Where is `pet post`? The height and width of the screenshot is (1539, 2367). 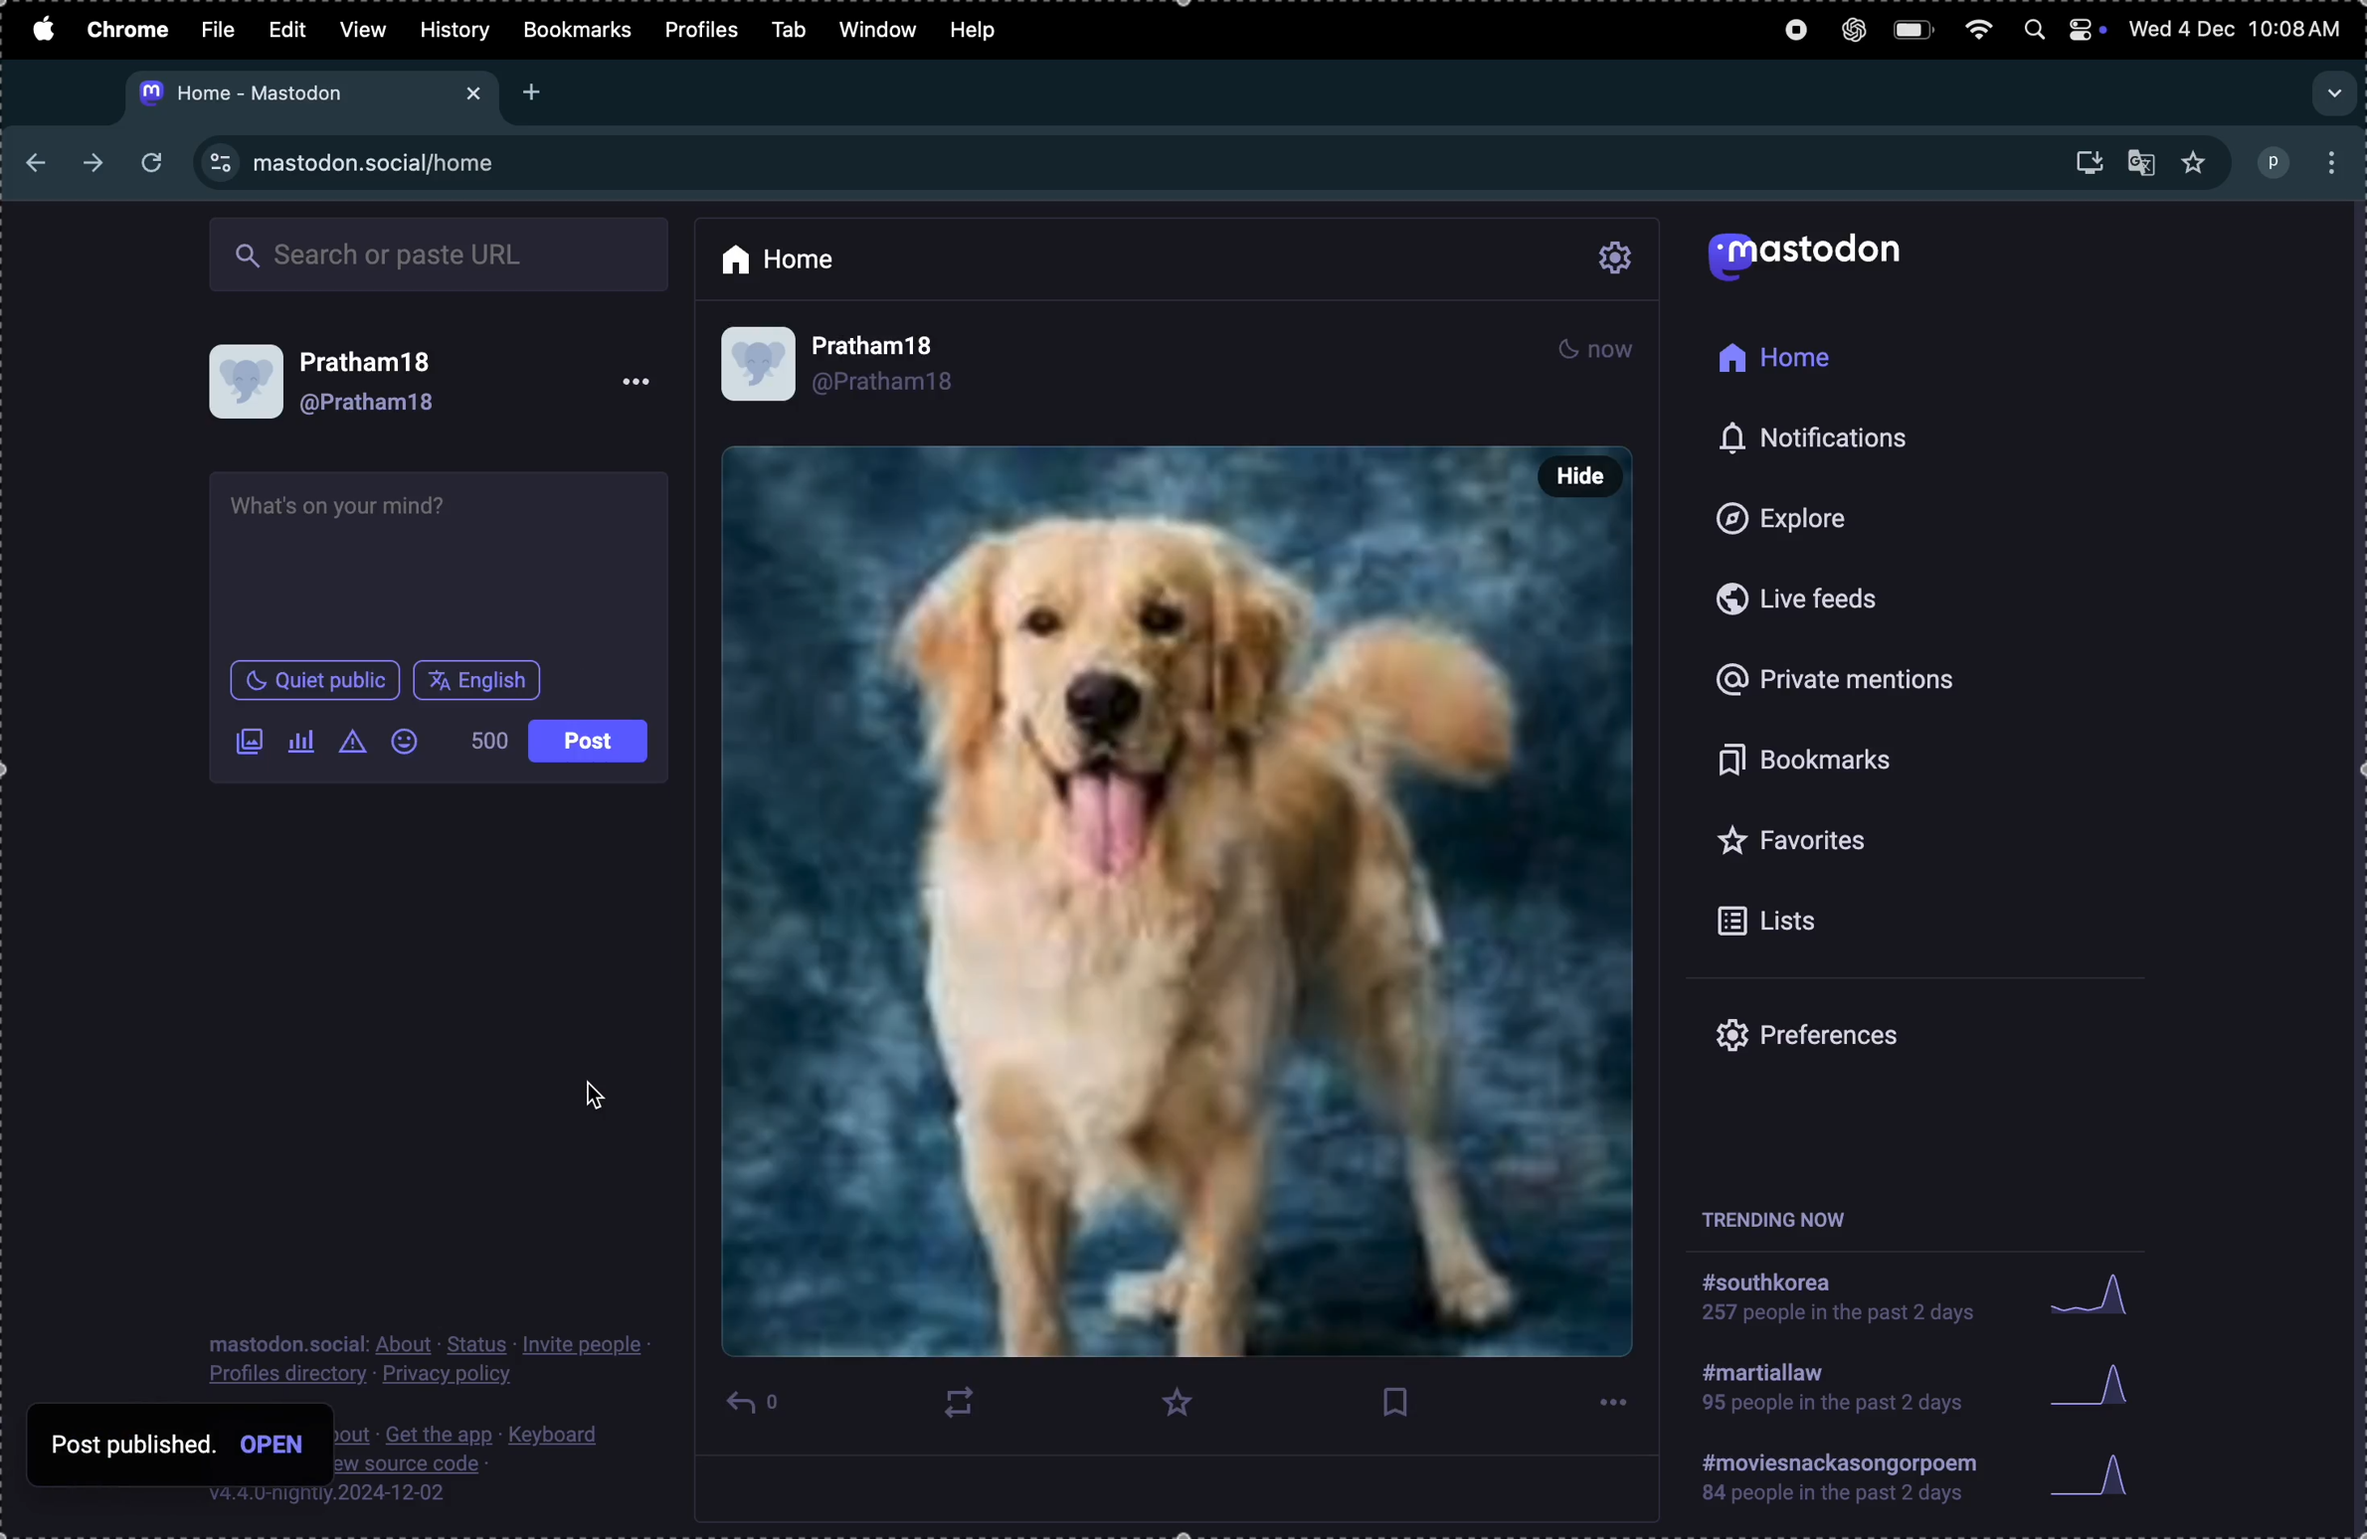
pet post is located at coordinates (1183, 906).